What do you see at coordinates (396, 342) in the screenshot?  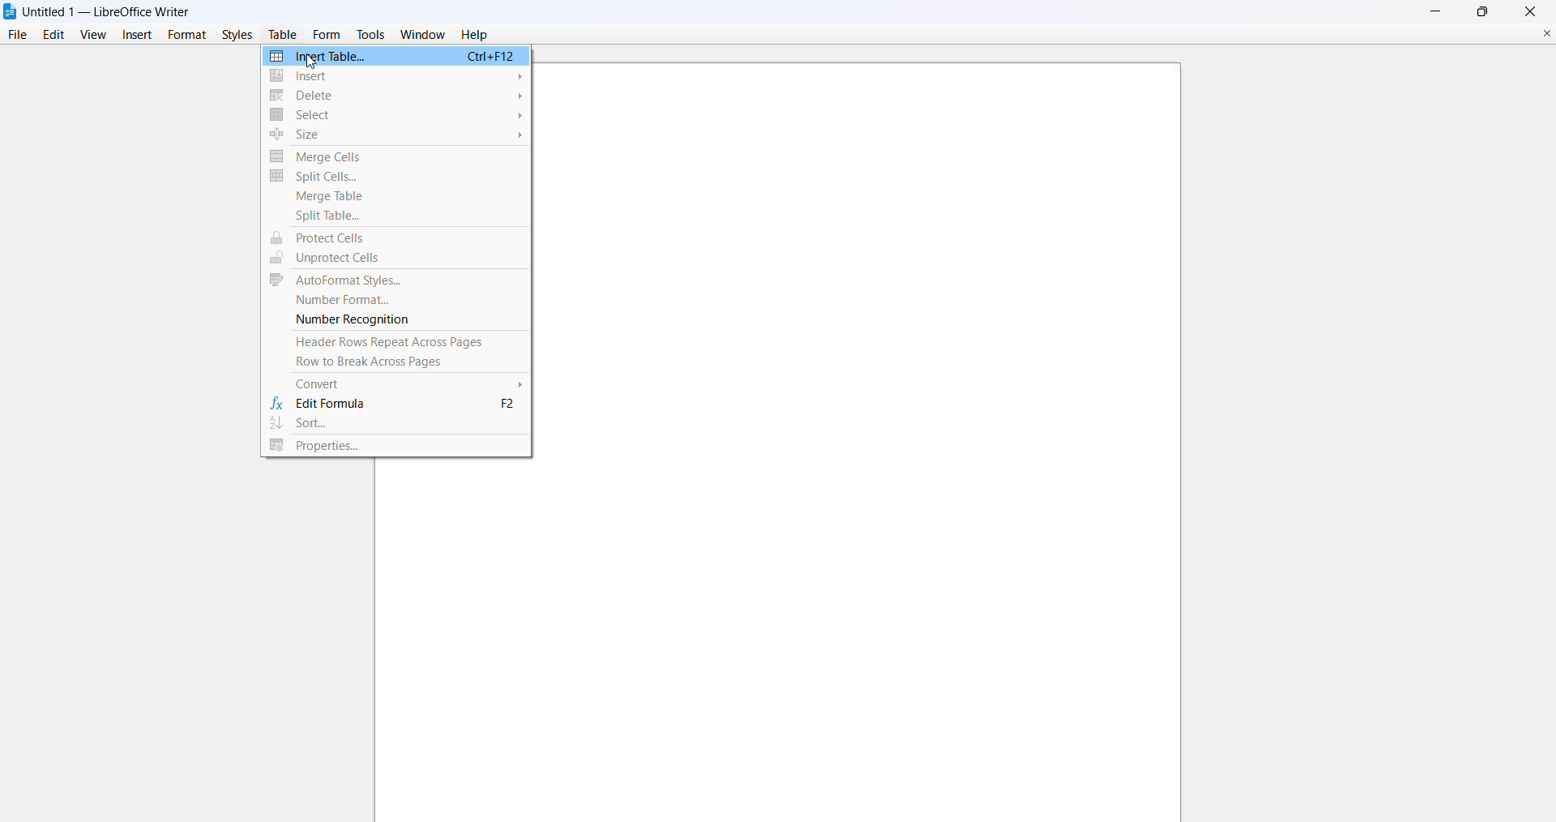 I see `header rows repeat across pages` at bounding box center [396, 342].